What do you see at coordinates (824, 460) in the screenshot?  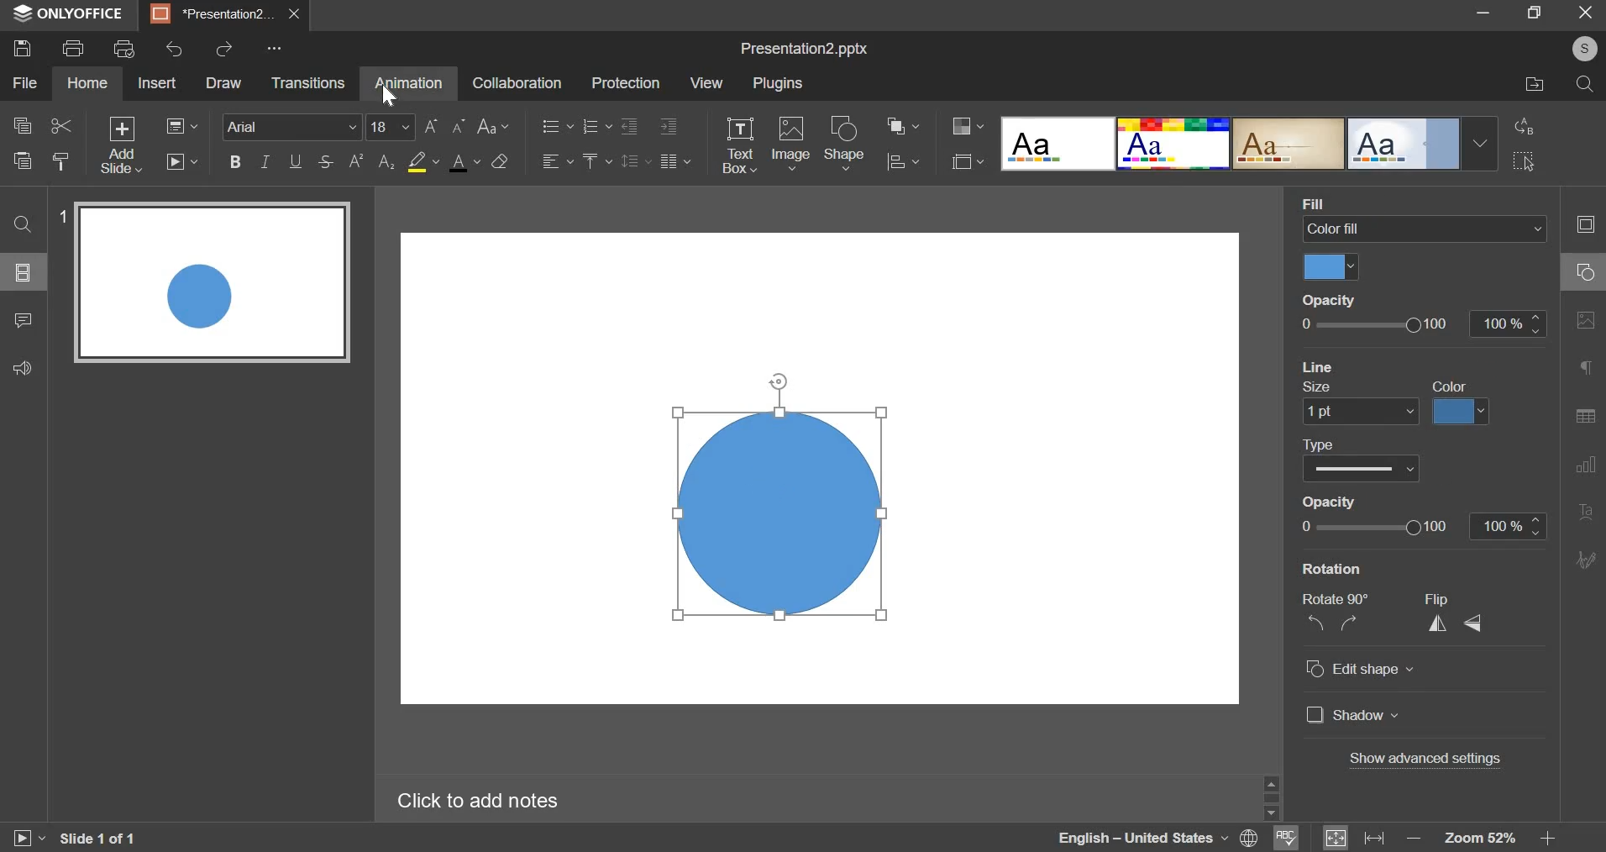 I see `slide area` at bounding box center [824, 460].